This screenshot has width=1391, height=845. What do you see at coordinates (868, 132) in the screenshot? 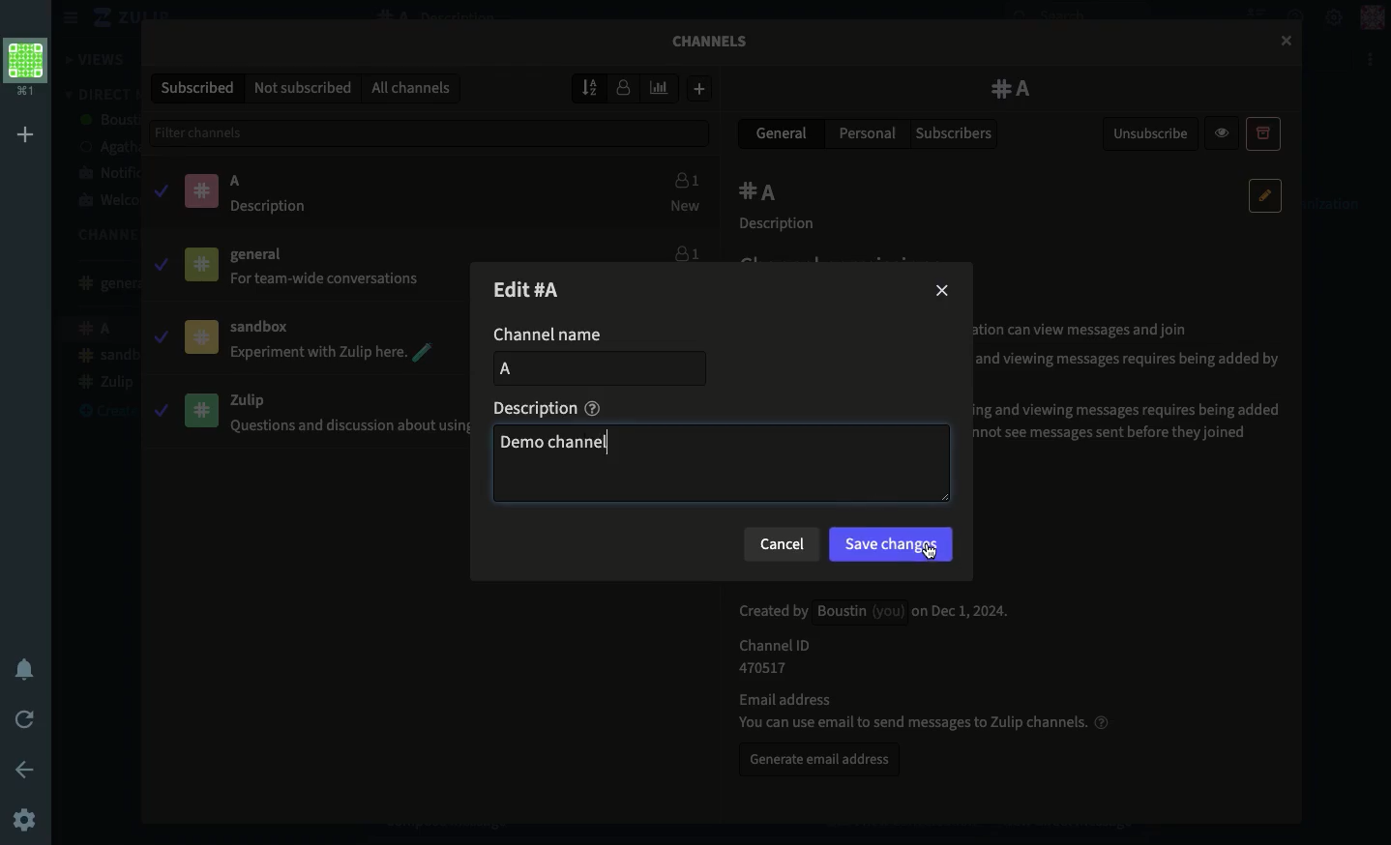
I see `Personal` at bounding box center [868, 132].